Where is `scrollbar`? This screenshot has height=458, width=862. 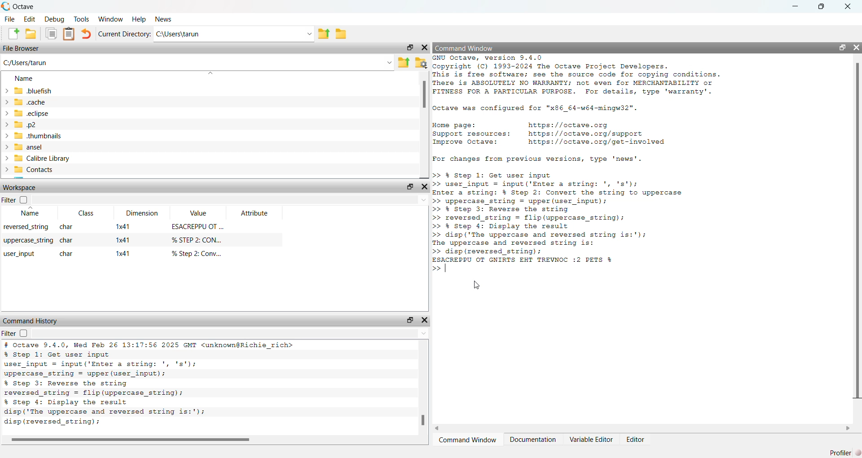
scrollbar is located at coordinates (424, 96).